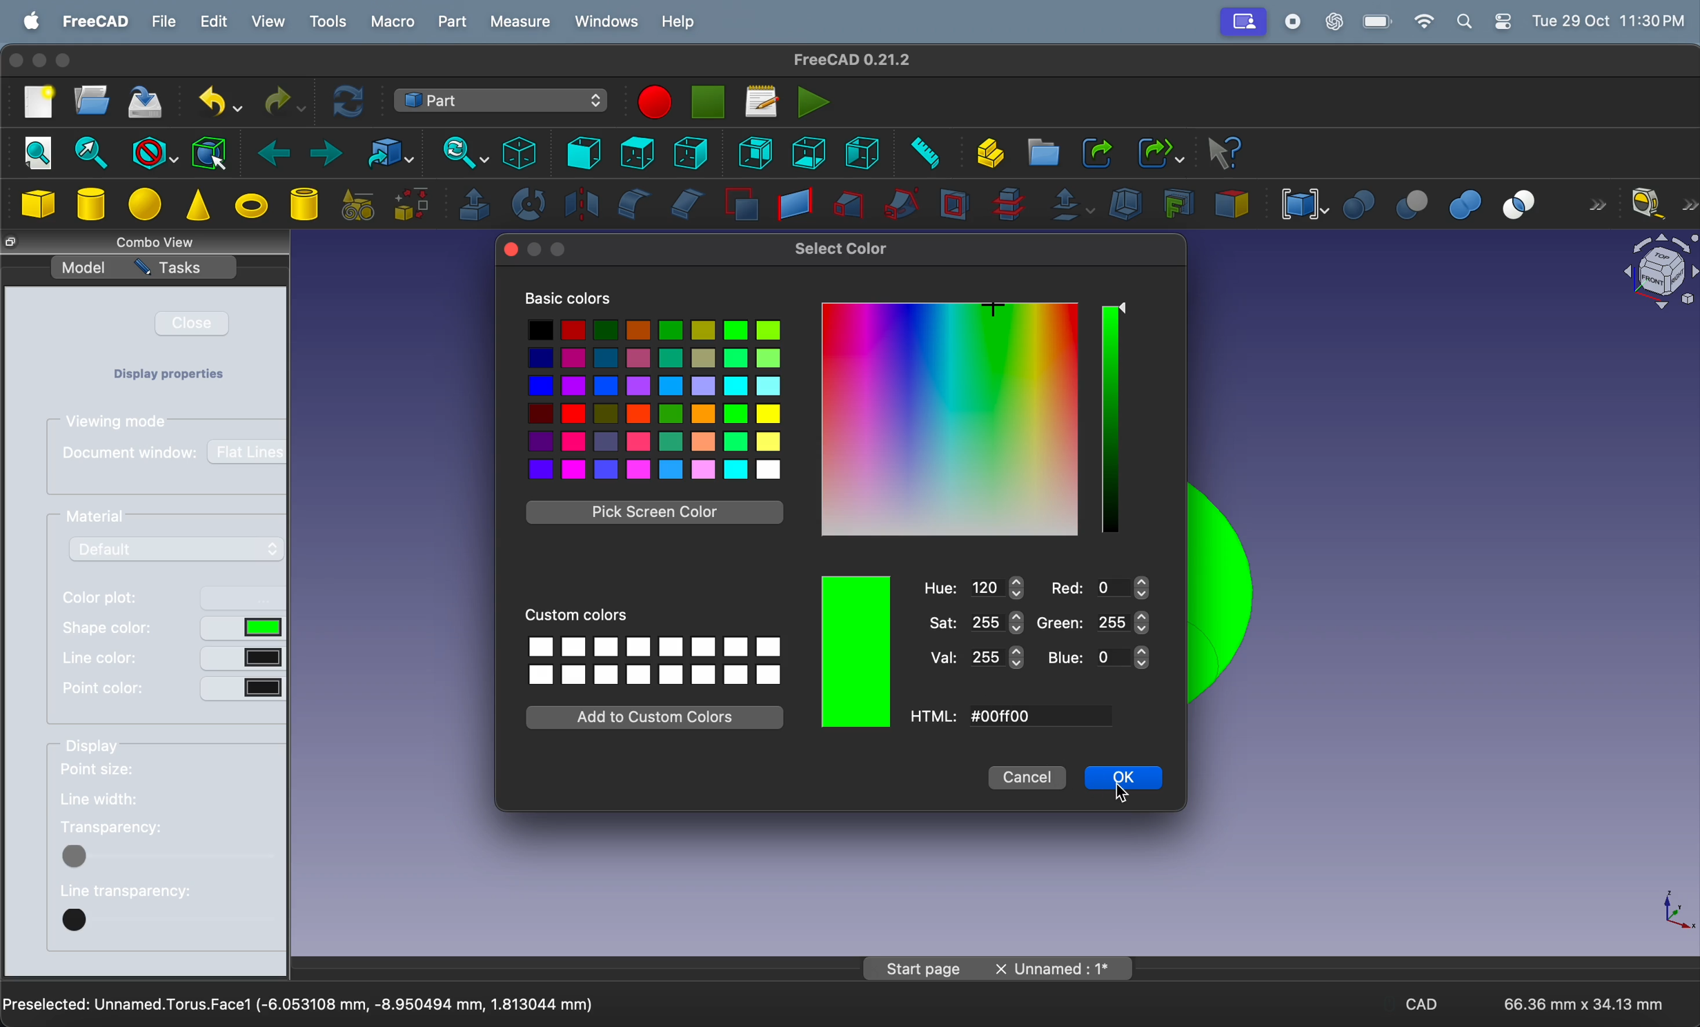 The width and height of the screenshot is (1700, 1027). I want to click on create part, so click(985, 153).